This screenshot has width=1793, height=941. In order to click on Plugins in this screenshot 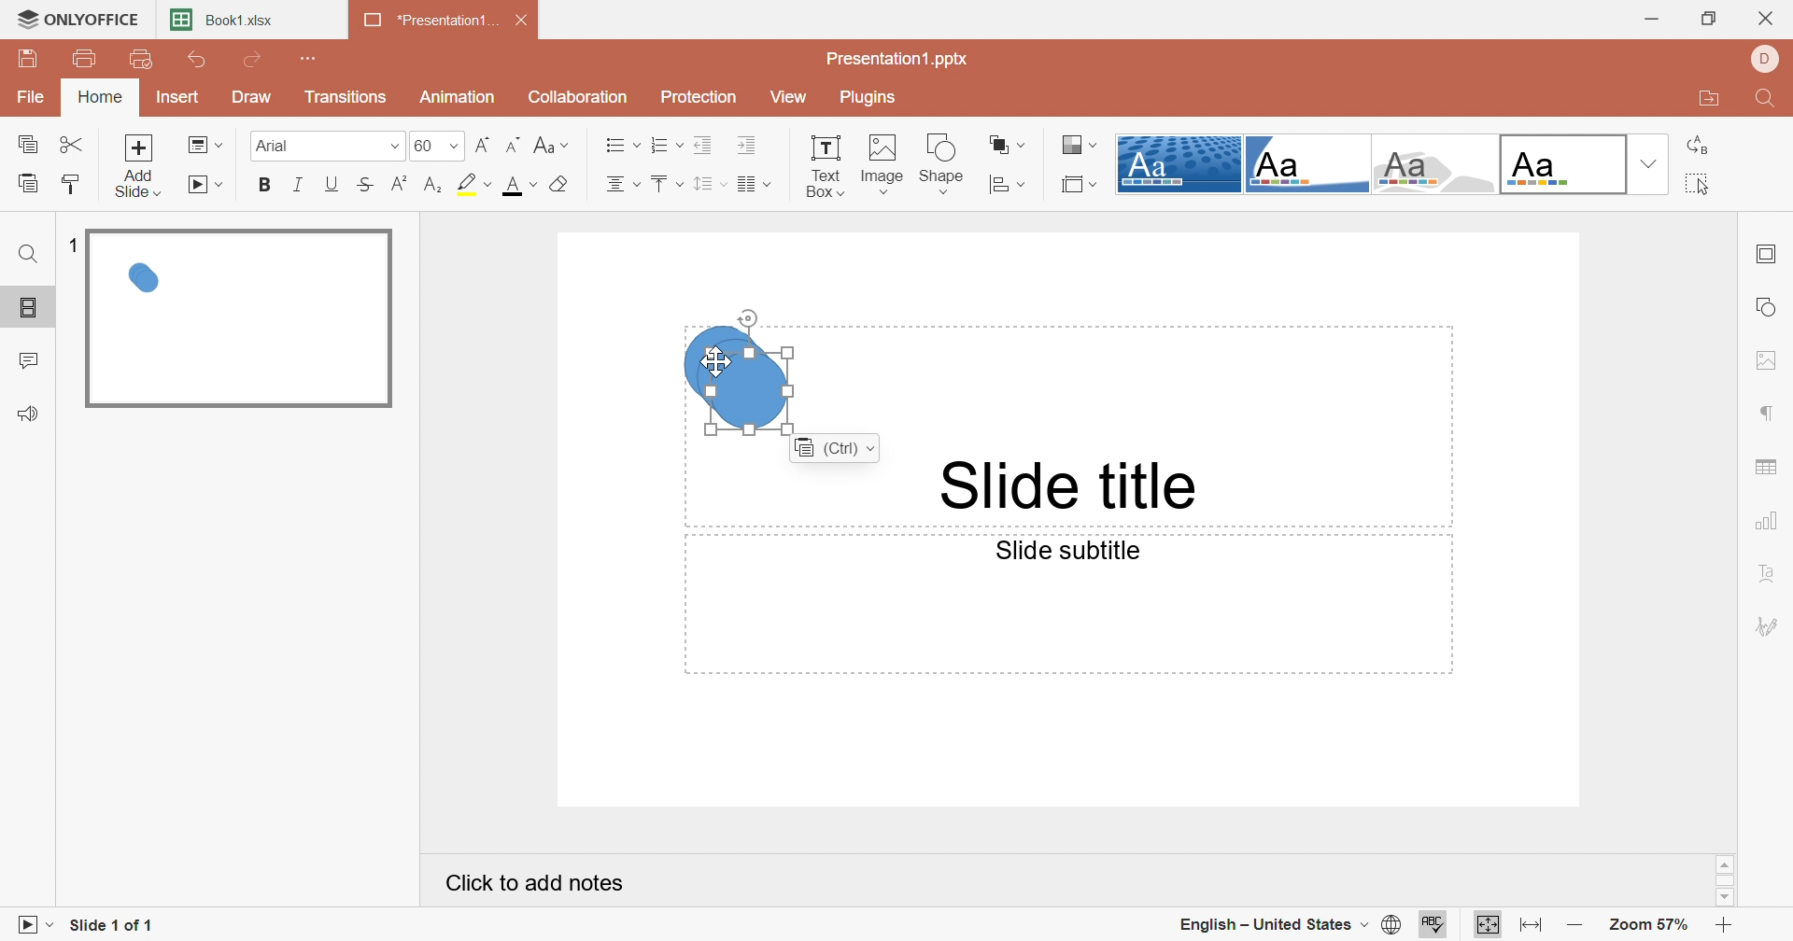, I will do `click(869, 97)`.